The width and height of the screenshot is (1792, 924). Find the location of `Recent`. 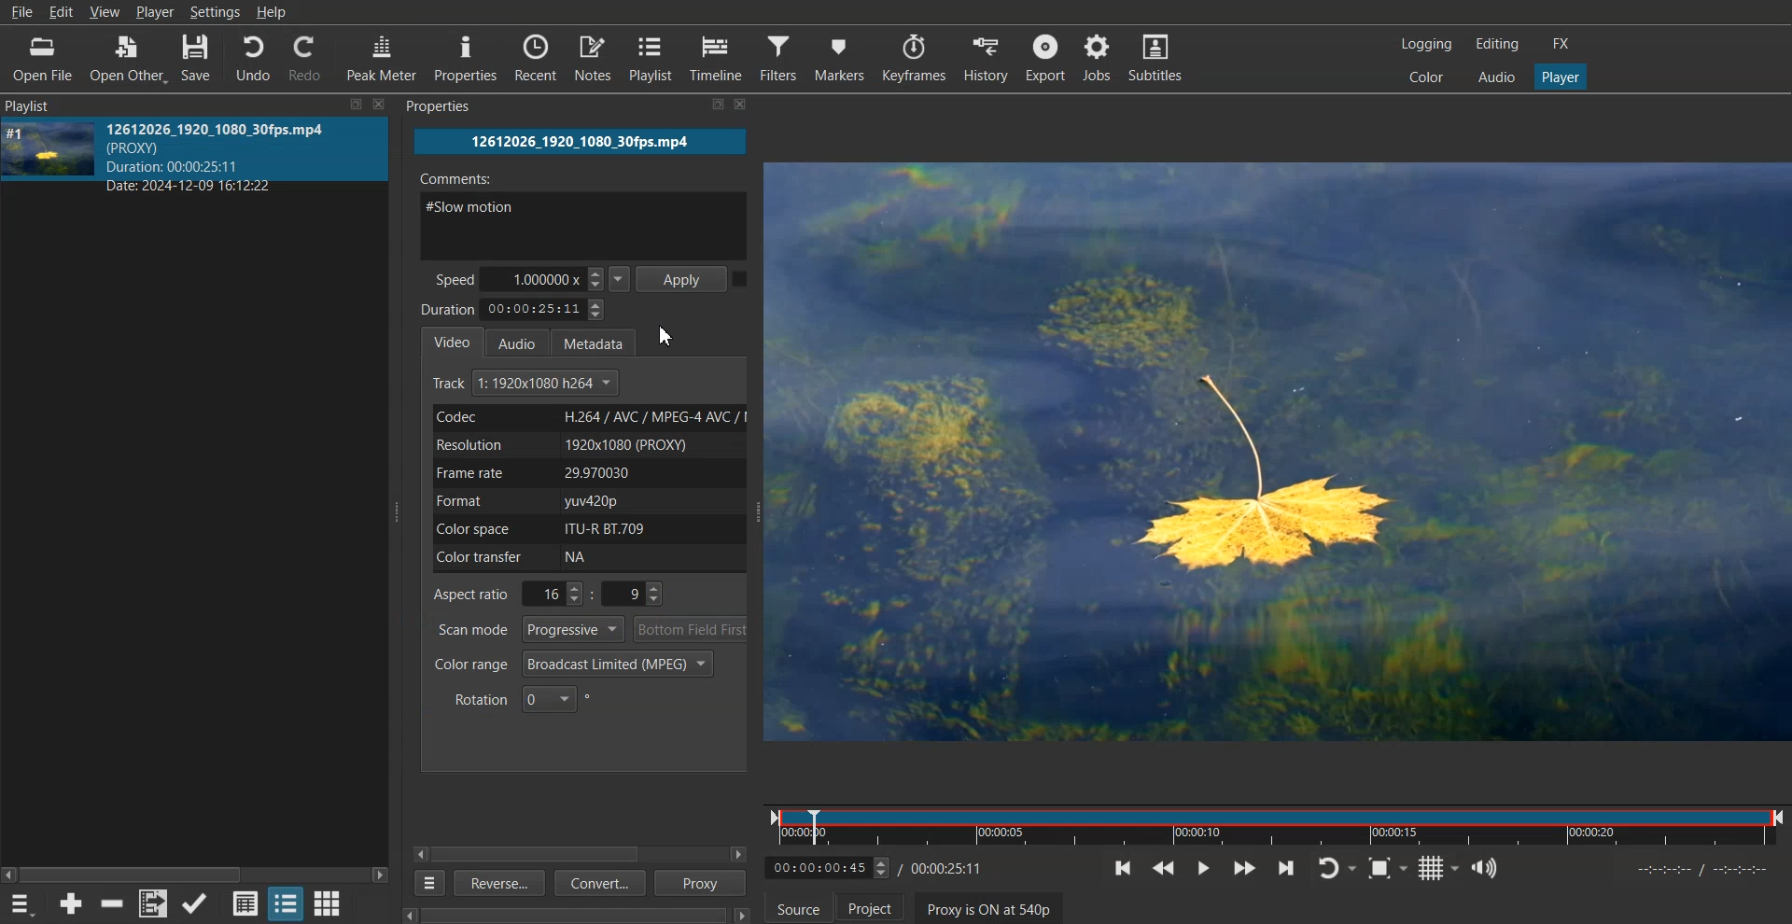

Recent is located at coordinates (536, 58).